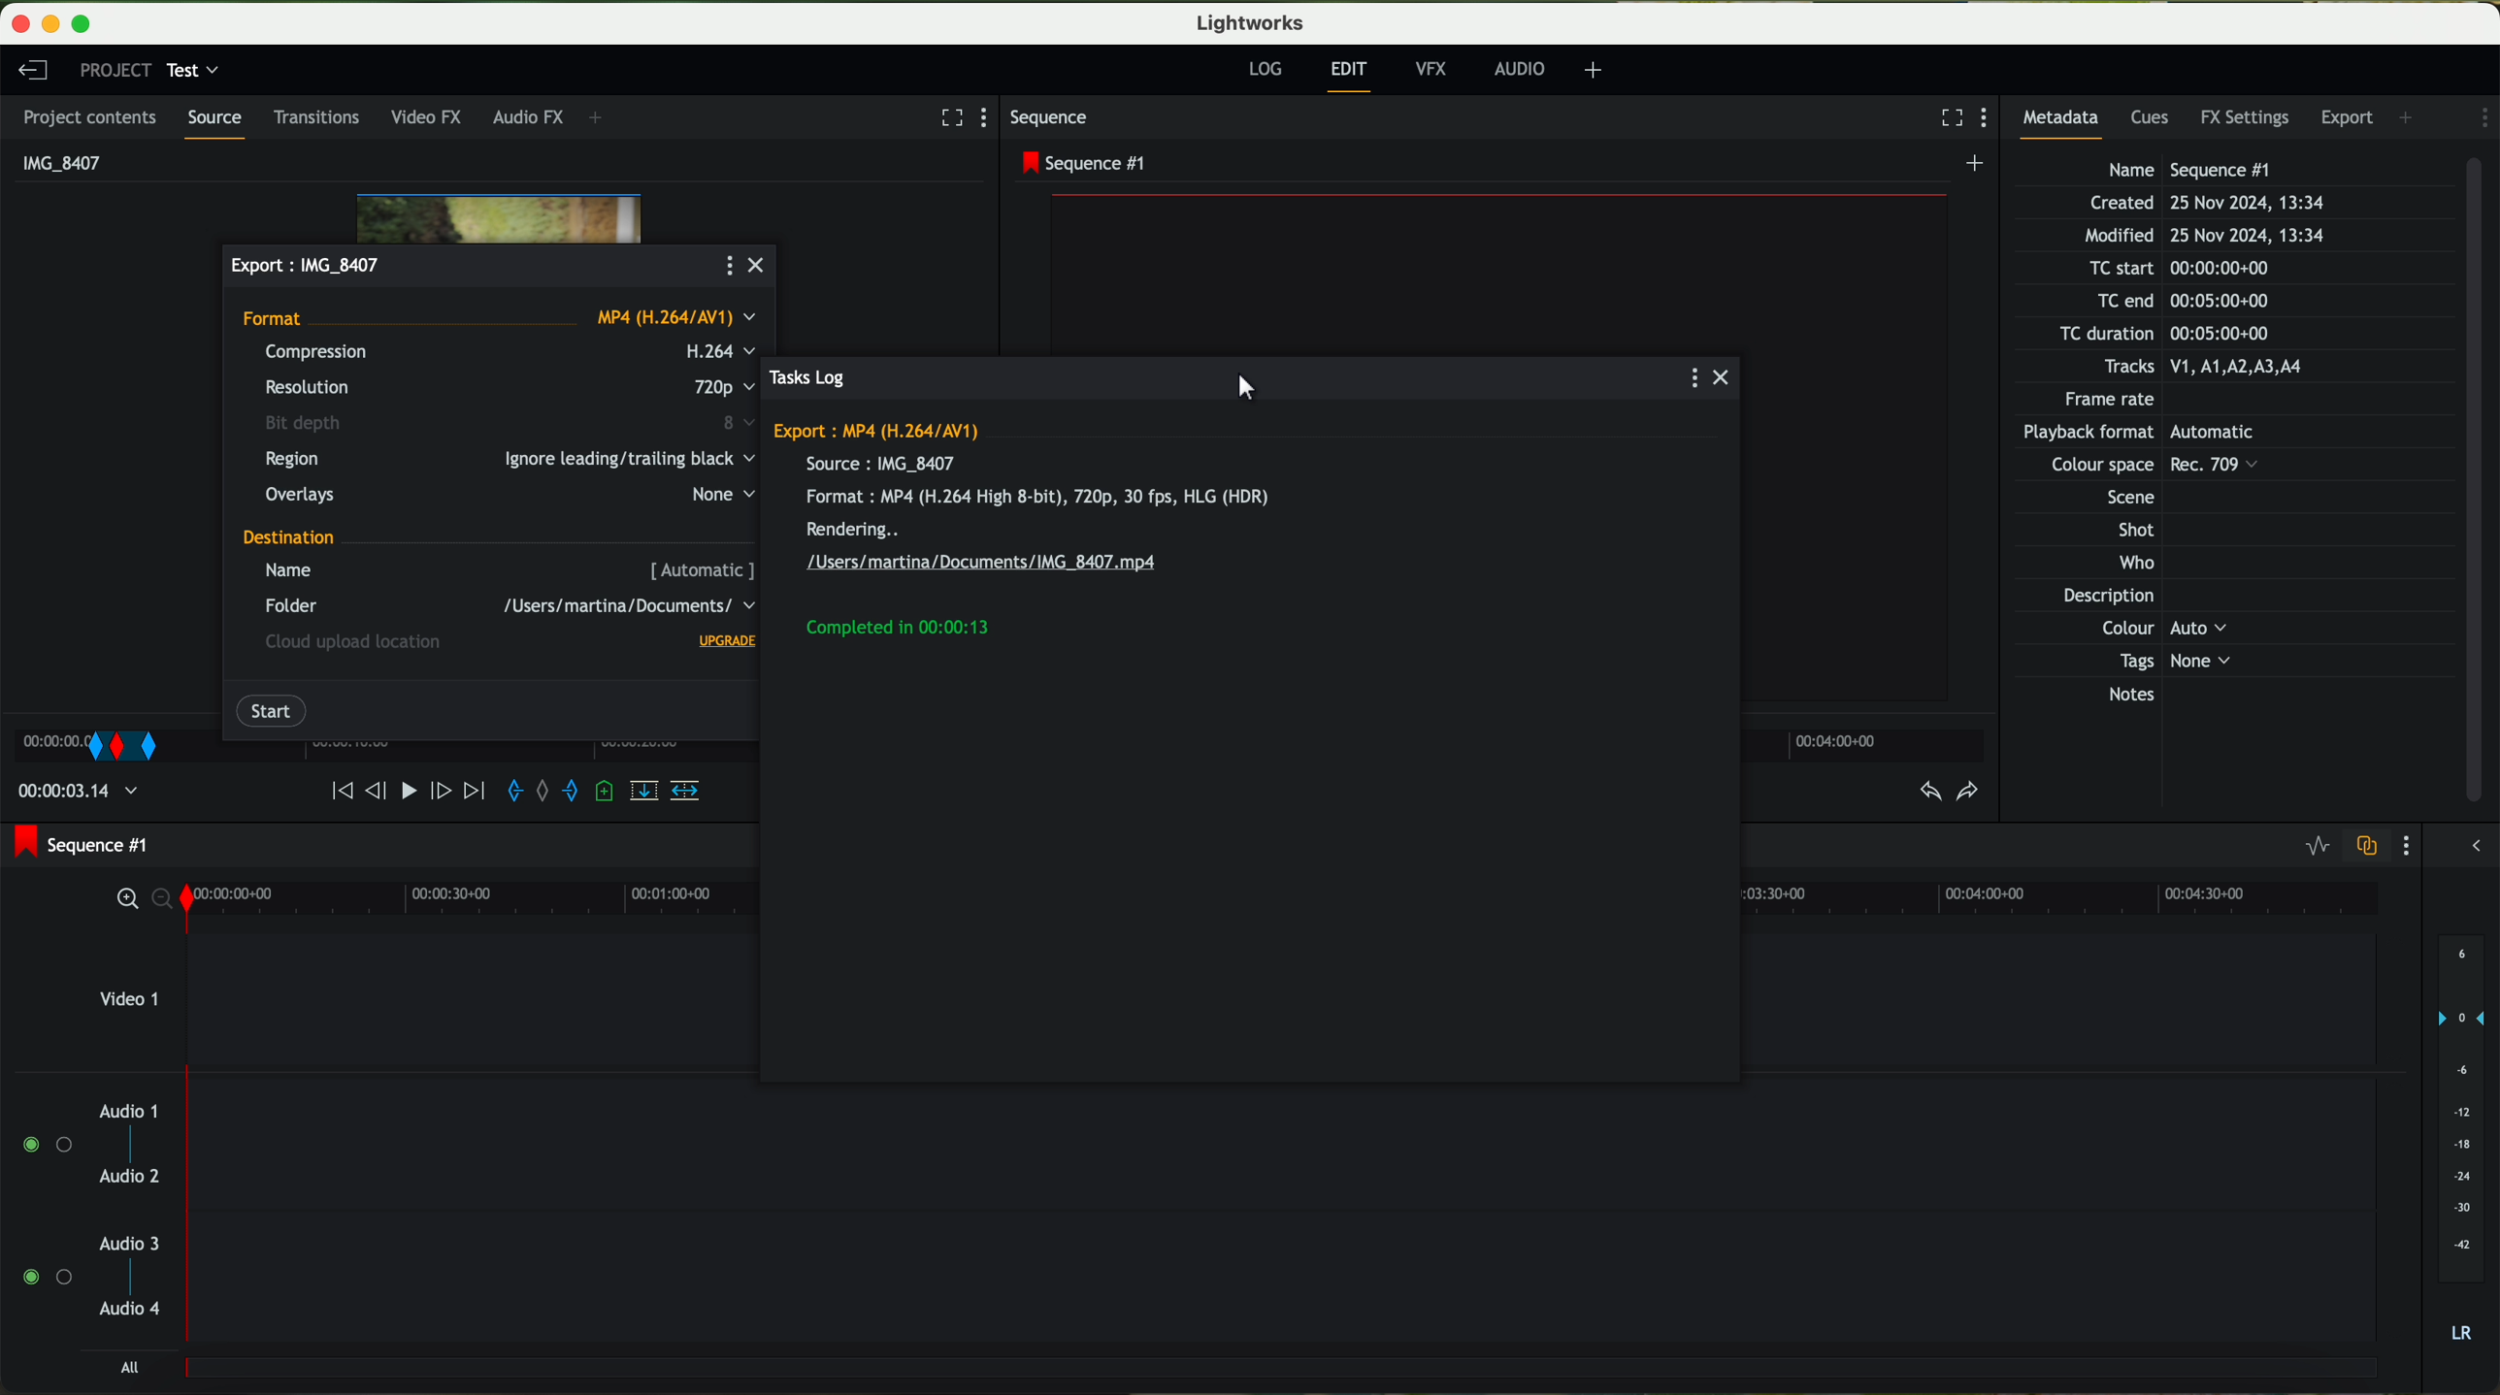  Describe the element at coordinates (17, 23) in the screenshot. I see `close program` at that location.